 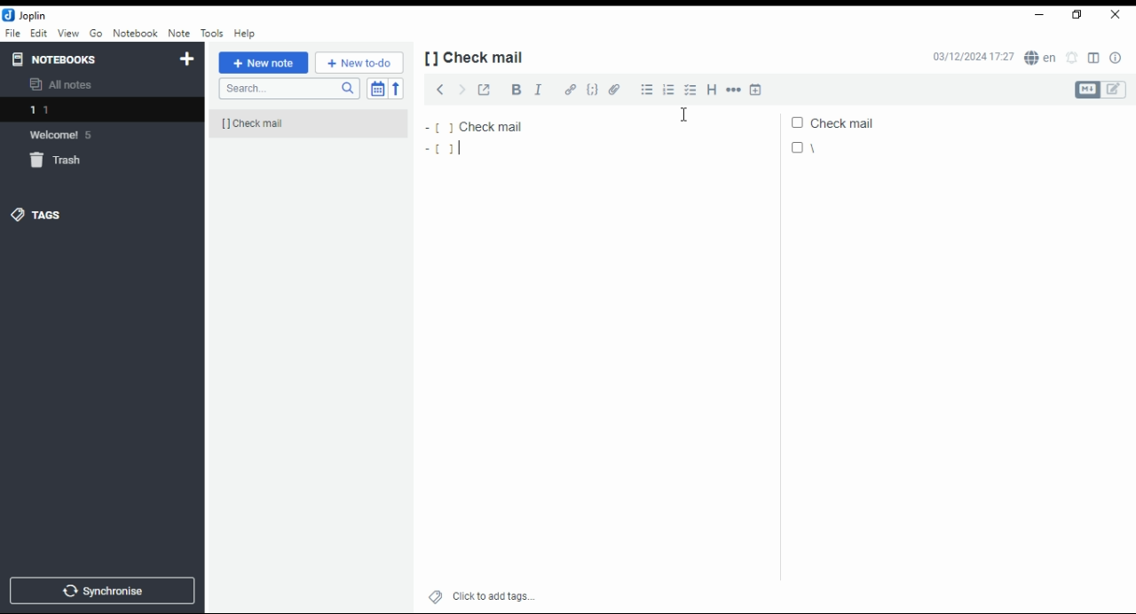 What do you see at coordinates (136, 33) in the screenshot?
I see `notebook` at bounding box center [136, 33].